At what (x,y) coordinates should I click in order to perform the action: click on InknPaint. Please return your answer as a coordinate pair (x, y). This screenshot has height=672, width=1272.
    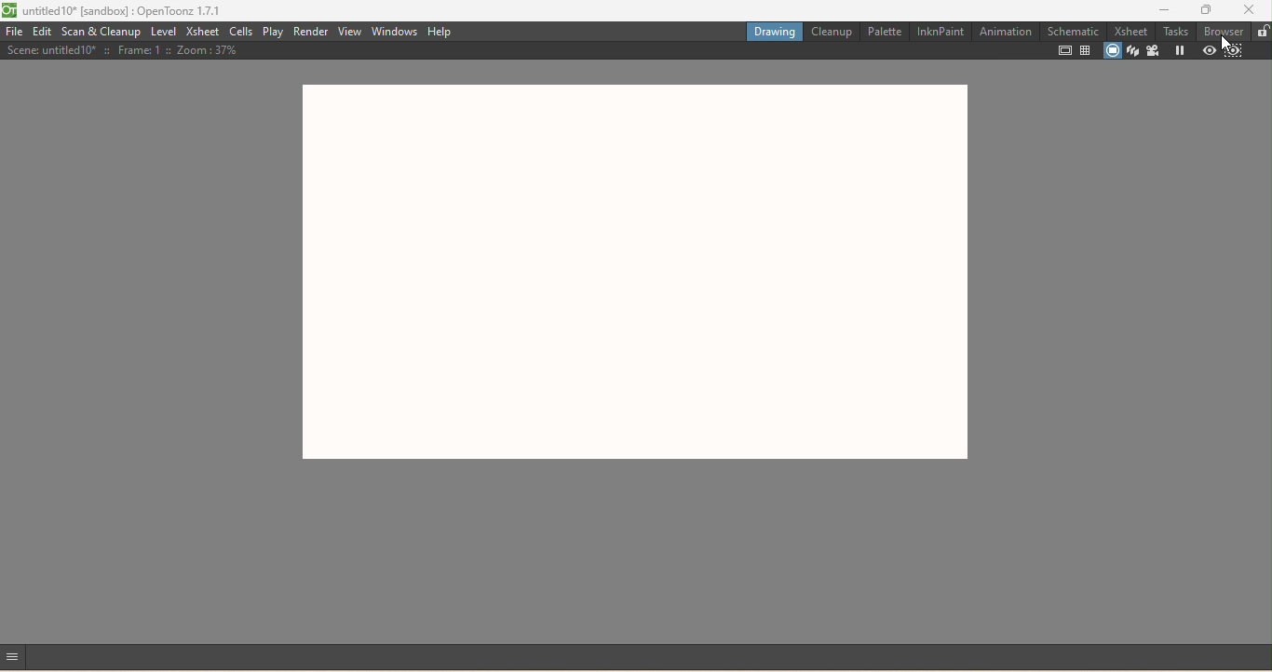
    Looking at the image, I should click on (942, 32).